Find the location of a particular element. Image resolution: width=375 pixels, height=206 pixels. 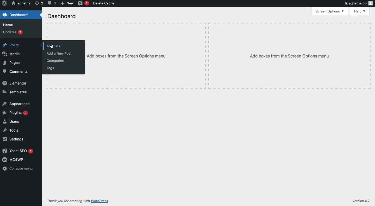

Comments is located at coordinates (16, 71).